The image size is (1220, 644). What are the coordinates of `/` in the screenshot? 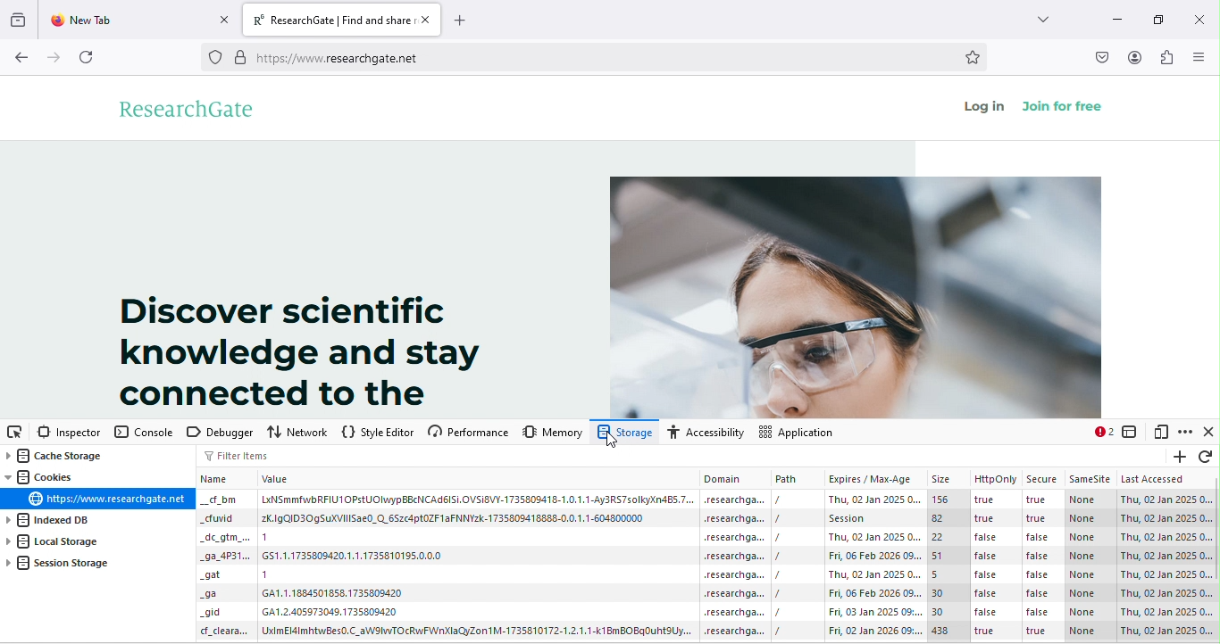 It's located at (780, 557).